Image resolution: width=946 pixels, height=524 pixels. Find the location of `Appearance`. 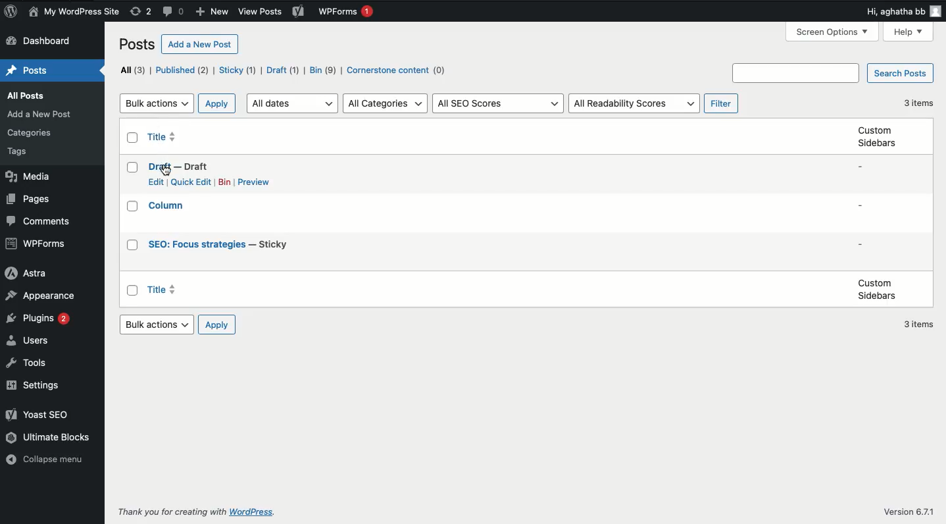

Appearance is located at coordinates (41, 294).